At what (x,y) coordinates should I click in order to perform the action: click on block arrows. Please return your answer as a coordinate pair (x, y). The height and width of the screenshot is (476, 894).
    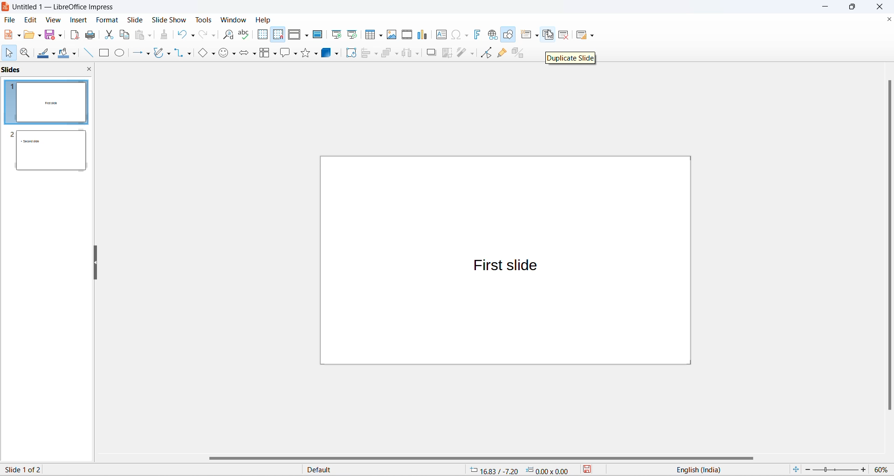
    Looking at the image, I should click on (245, 53).